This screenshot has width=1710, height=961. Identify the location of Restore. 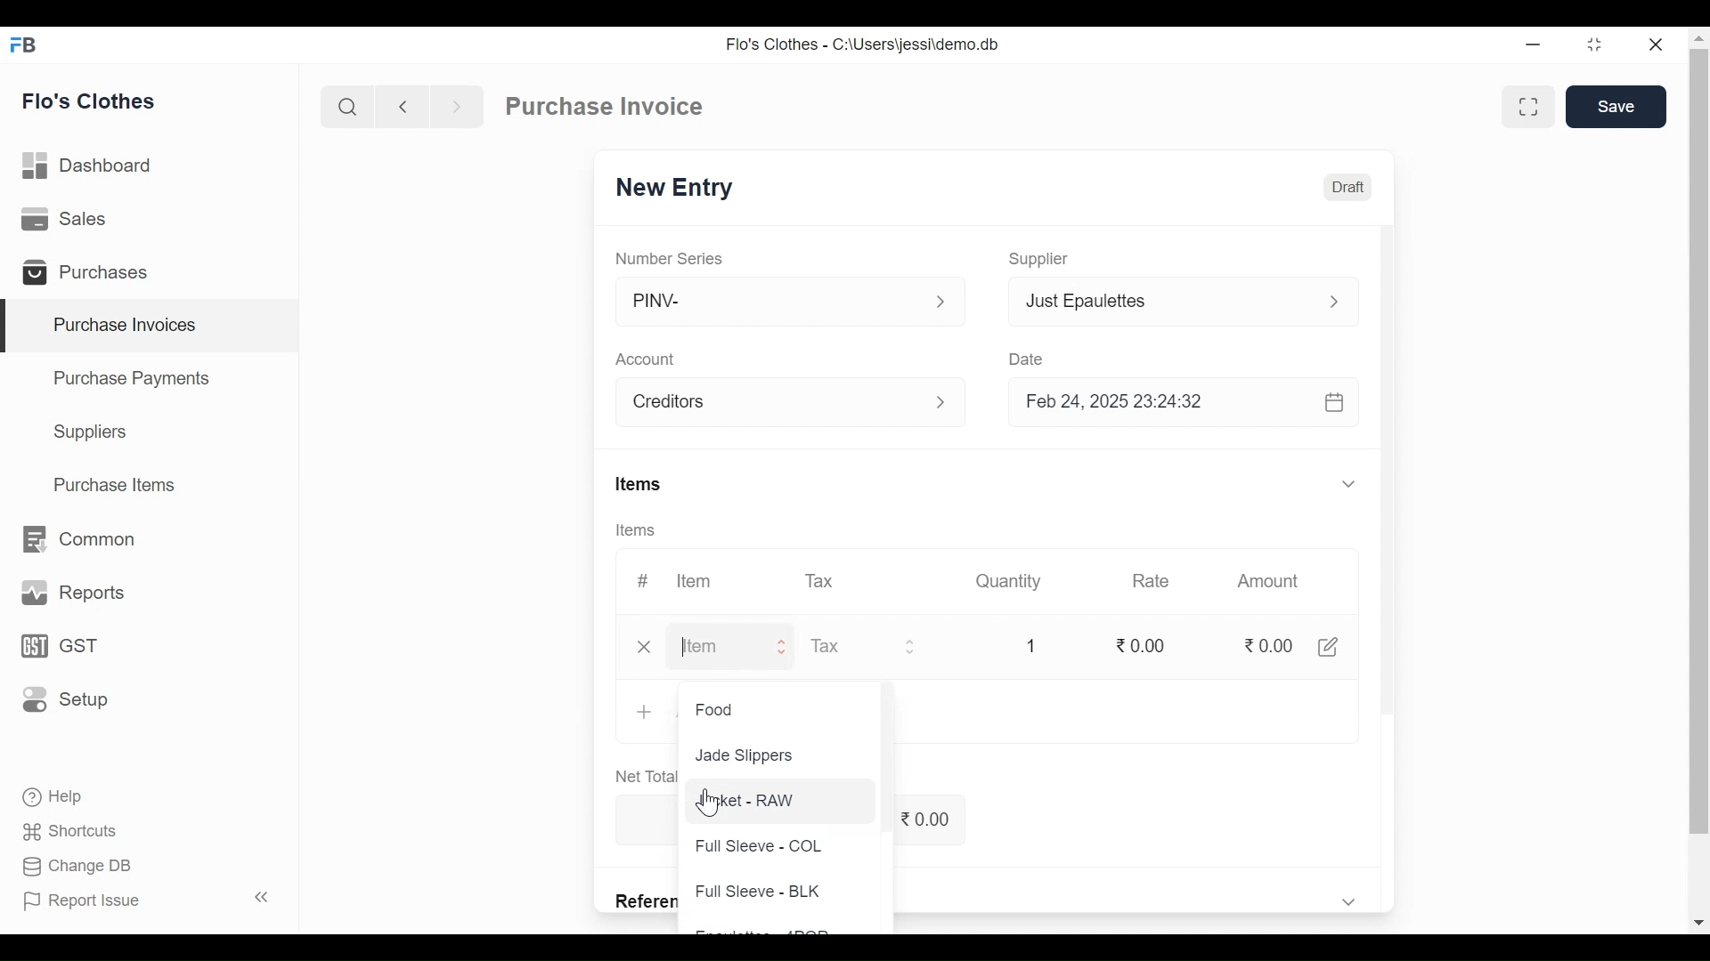
(1600, 46).